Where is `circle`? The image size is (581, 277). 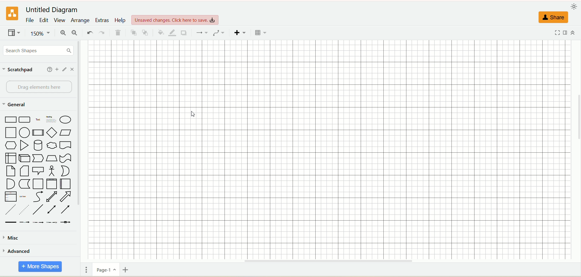 circle is located at coordinates (25, 132).